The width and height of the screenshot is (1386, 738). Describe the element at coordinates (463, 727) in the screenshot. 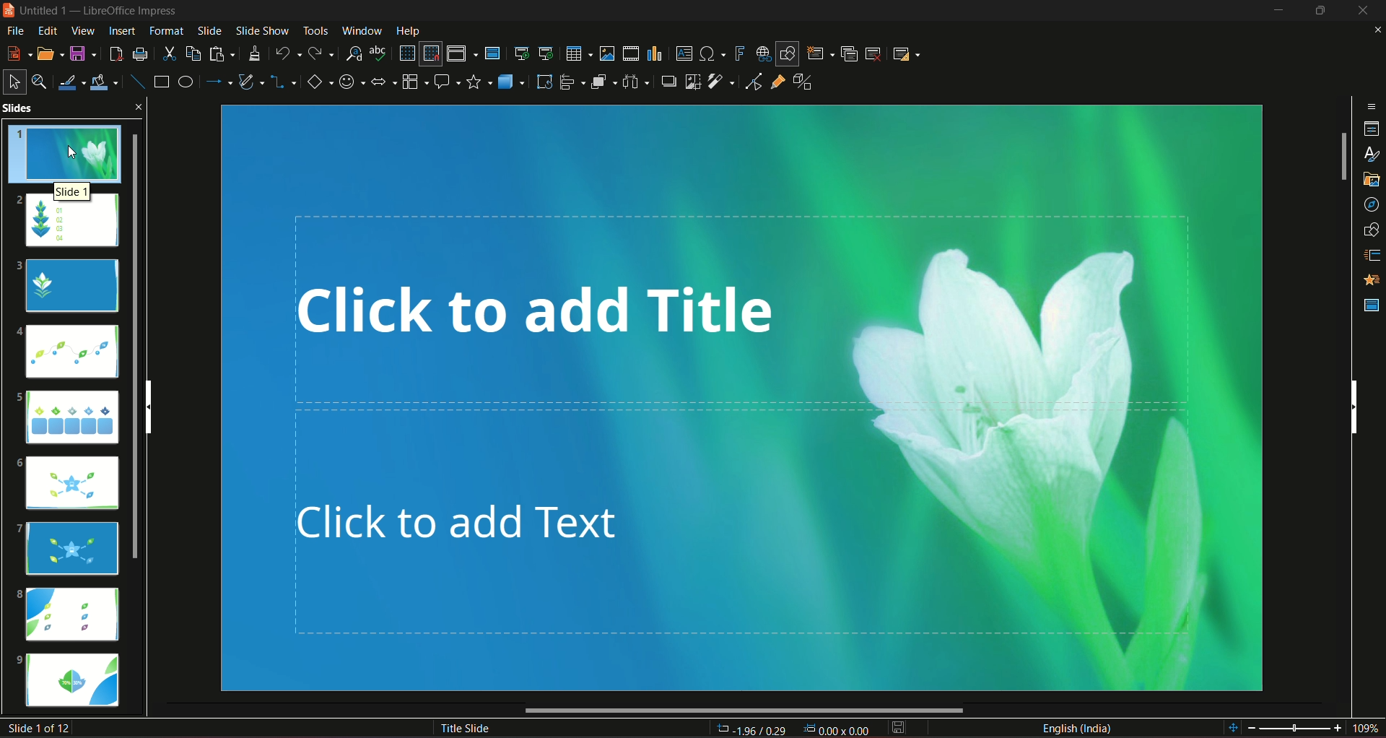

I see `title slide` at that location.